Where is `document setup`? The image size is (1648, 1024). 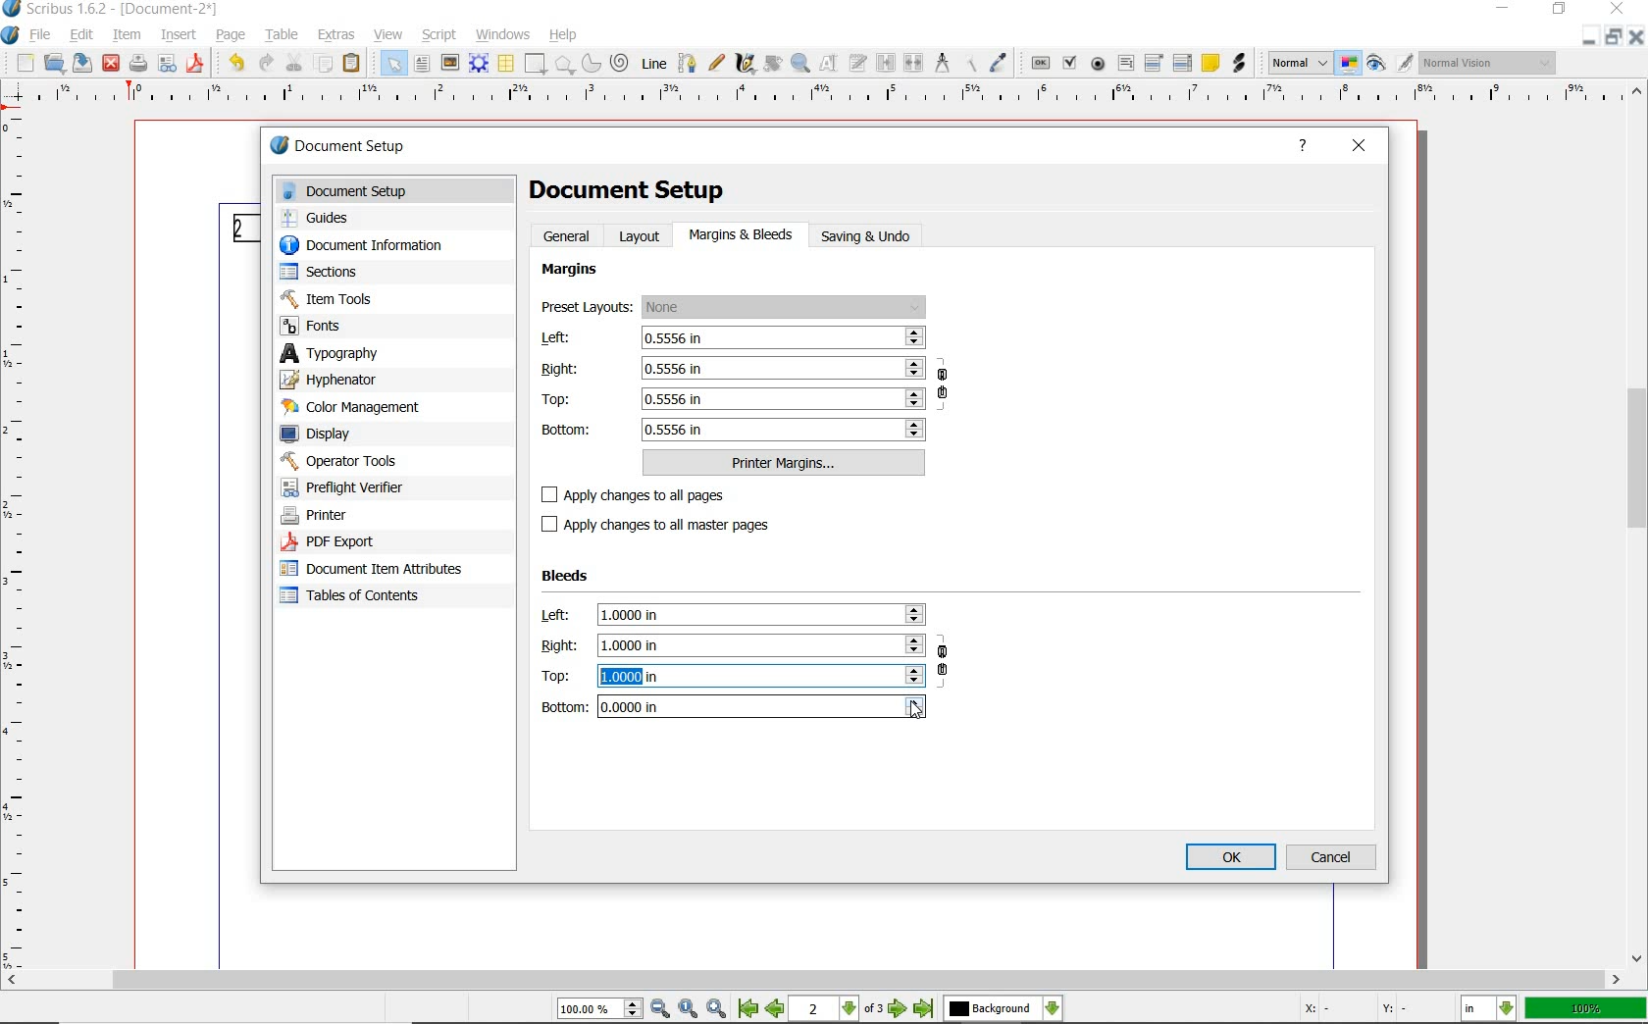 document setup is located at coordinates (630, 188).